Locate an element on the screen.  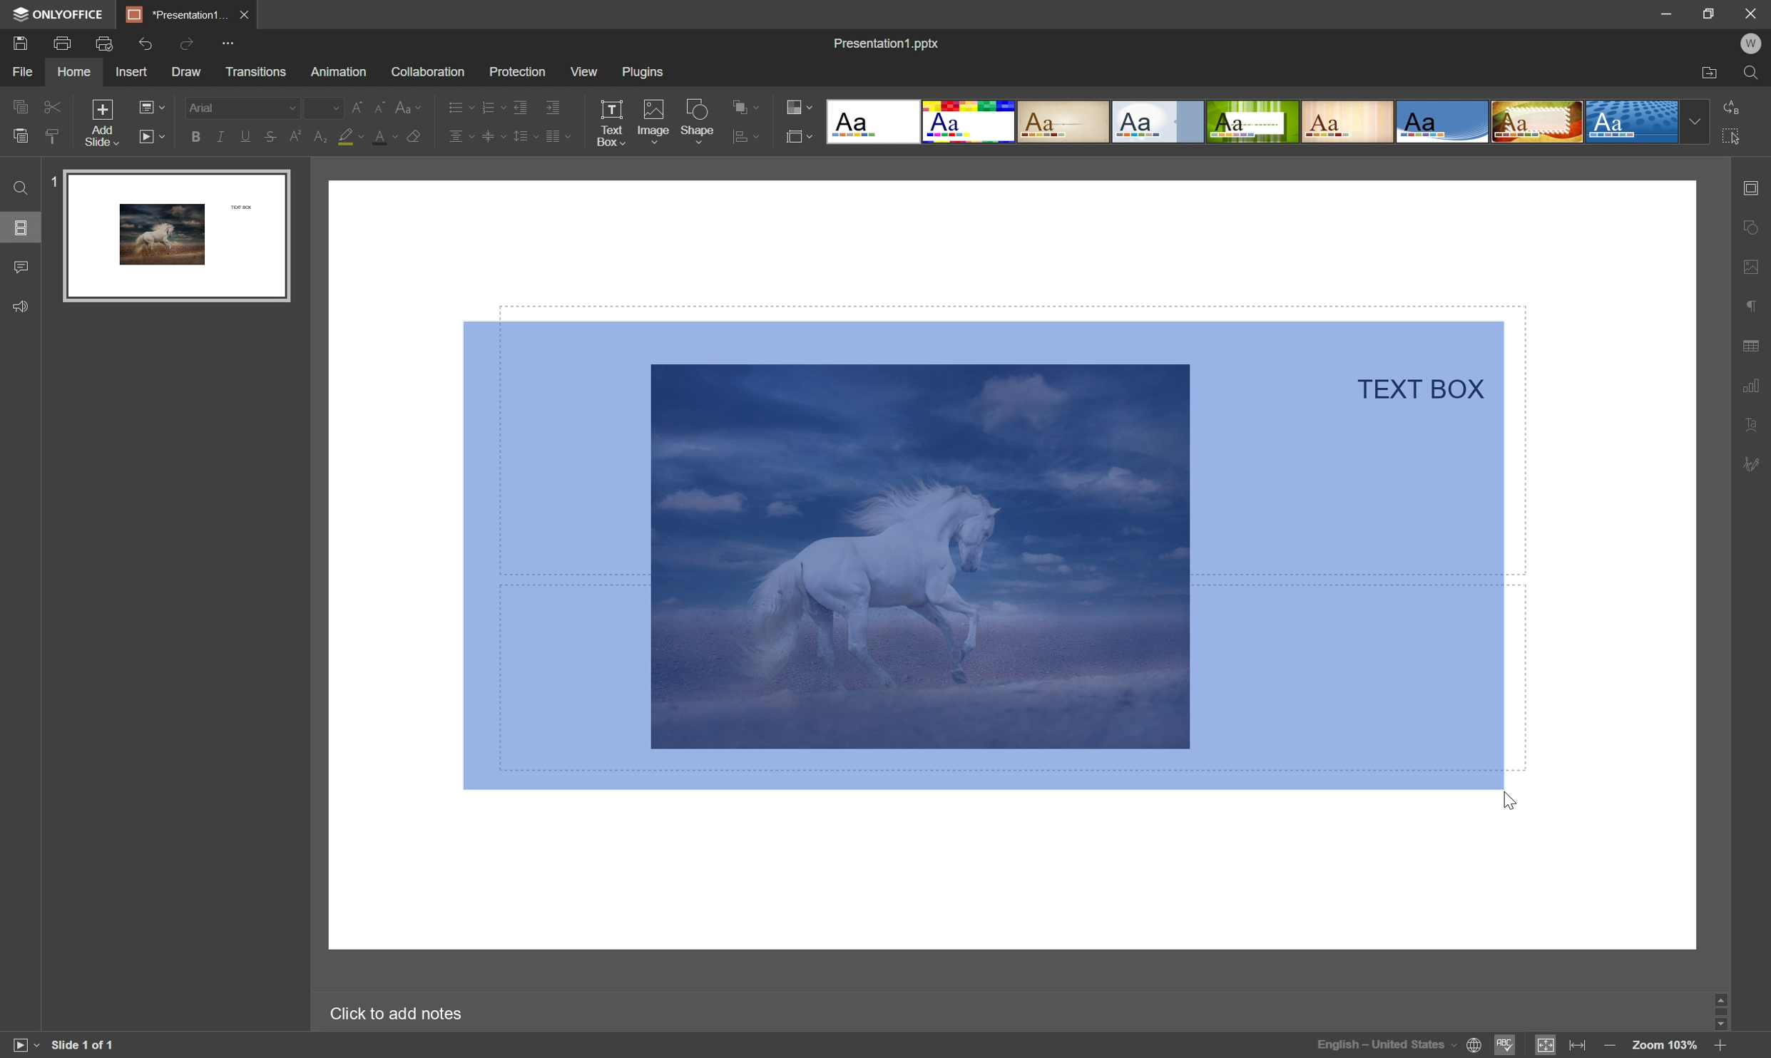
Lines is located at coordinates (1347, 121).